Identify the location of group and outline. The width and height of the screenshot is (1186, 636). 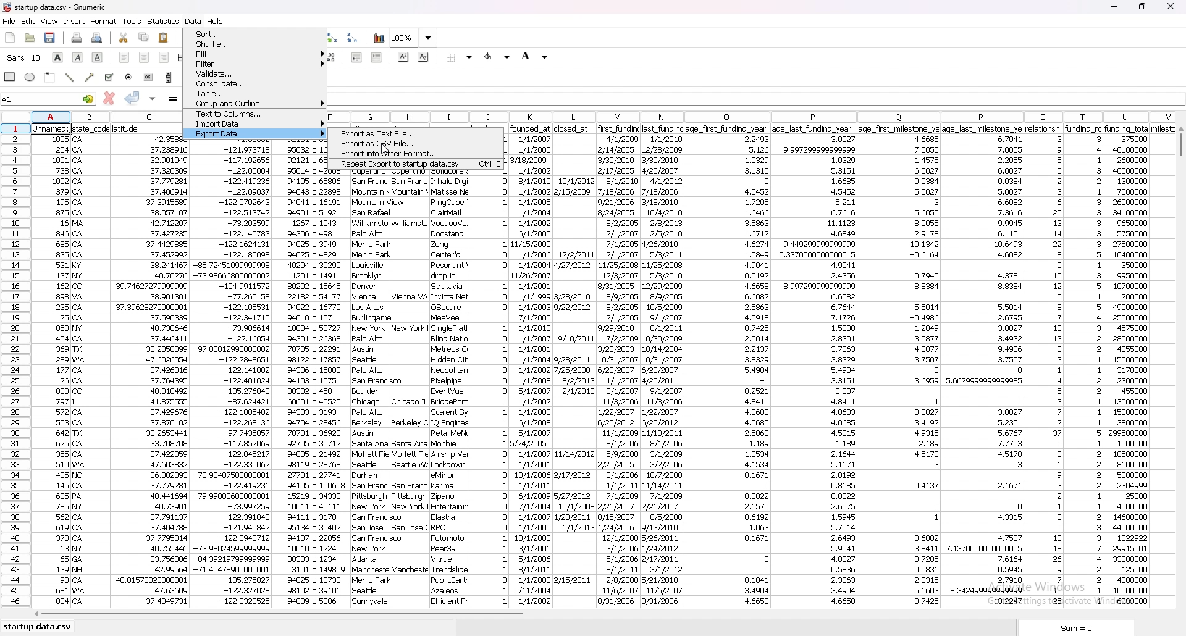
(255, 103).